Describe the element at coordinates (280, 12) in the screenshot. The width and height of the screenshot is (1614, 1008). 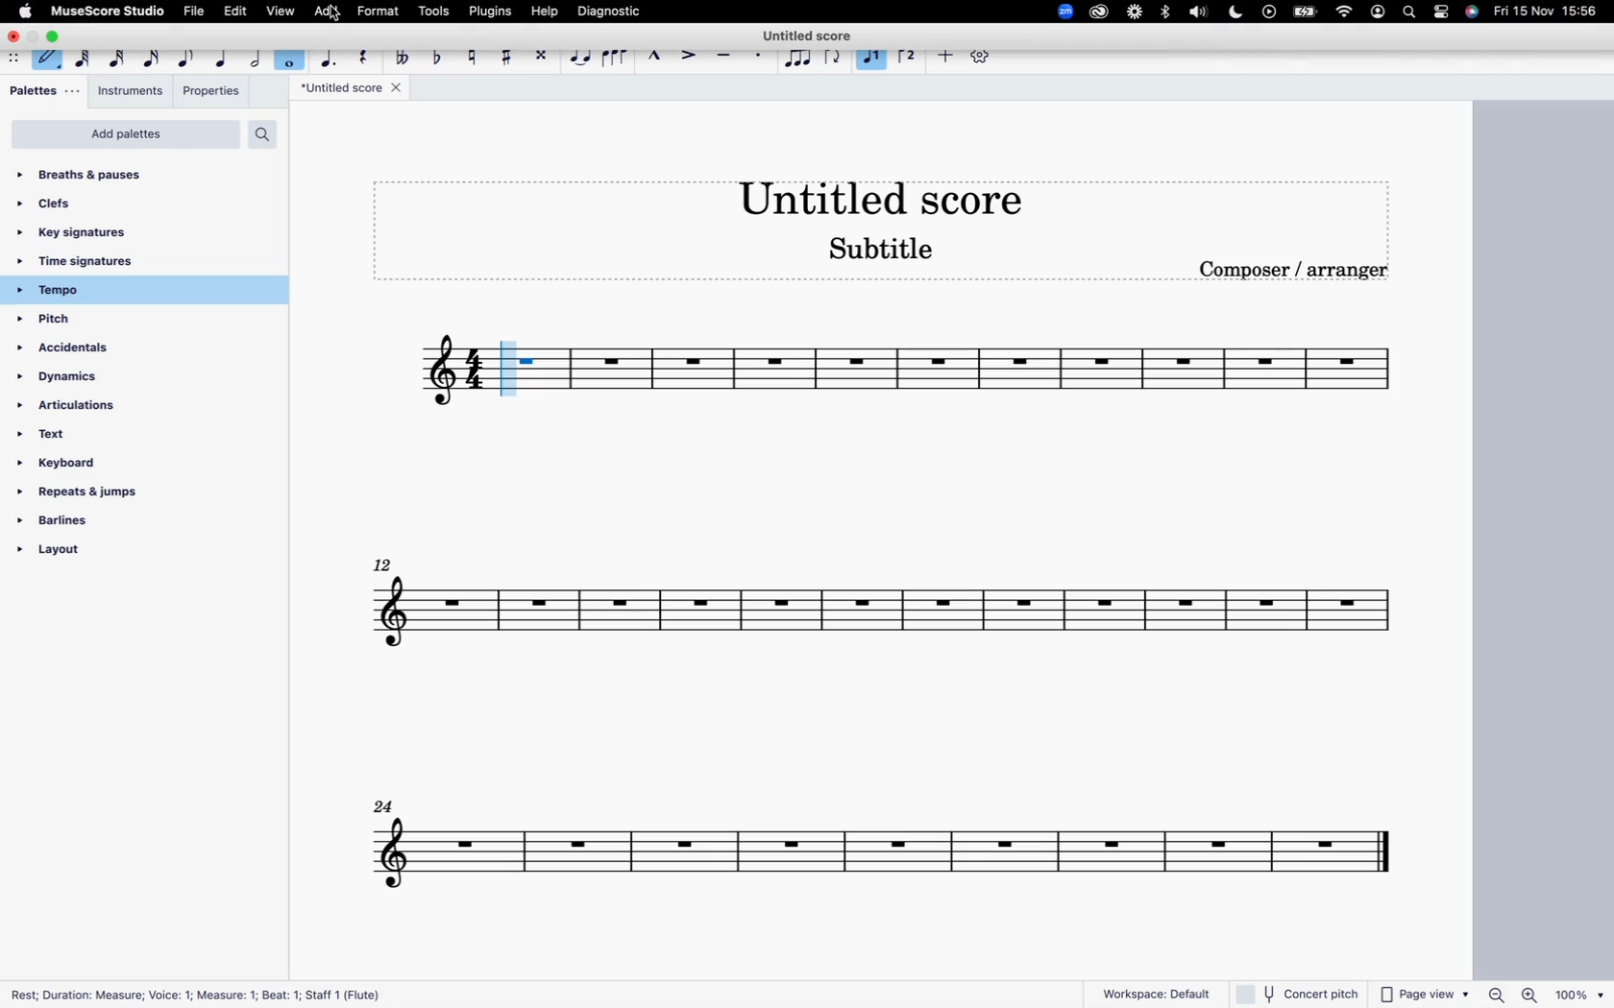
I see `view` at that location.